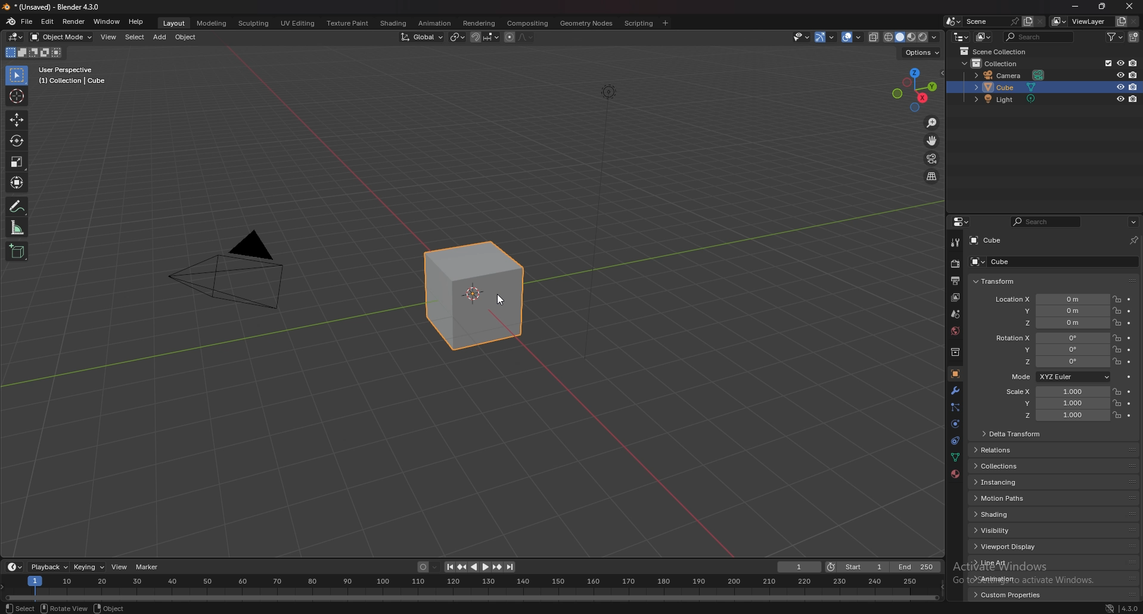 The height and width of the screenshot is (614, 1143). What do you see at coordinates (479, 24) in the screenshot?
I see `rendering` at bounding box center [479, 24].